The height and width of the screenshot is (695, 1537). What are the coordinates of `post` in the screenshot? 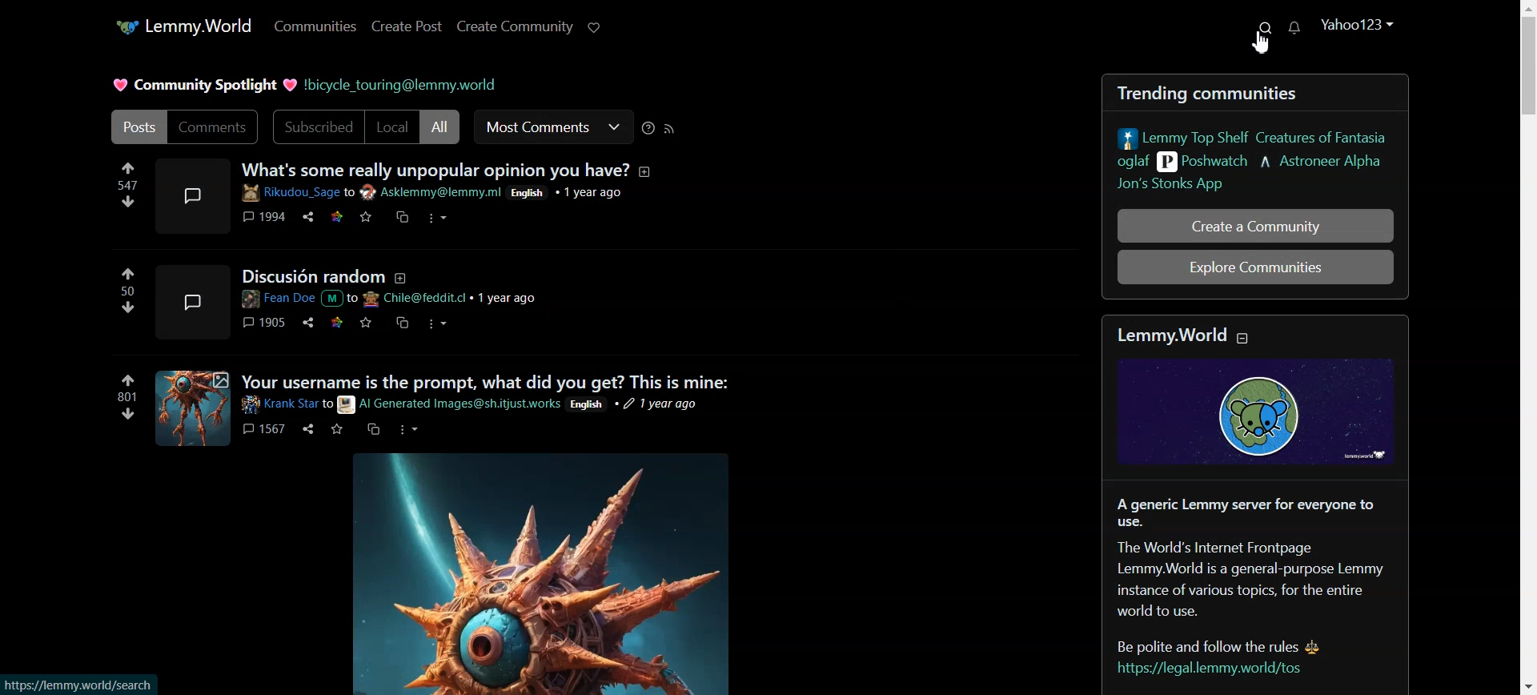 It's located at (191, 303).